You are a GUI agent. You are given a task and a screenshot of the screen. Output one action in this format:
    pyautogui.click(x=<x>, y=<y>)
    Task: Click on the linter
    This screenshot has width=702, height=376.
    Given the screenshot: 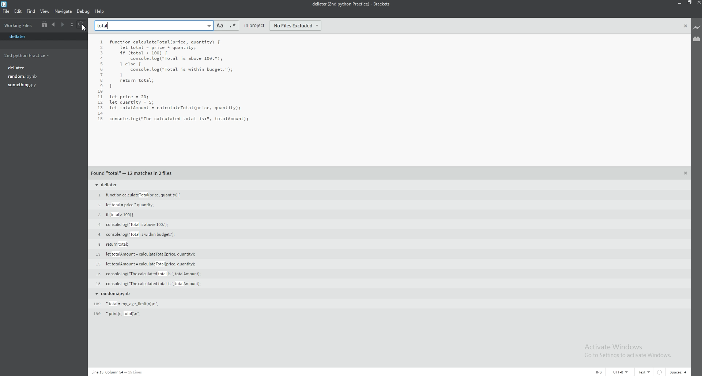 What is the action you would take?
    pyautogui.click(x=660, y=372)
    